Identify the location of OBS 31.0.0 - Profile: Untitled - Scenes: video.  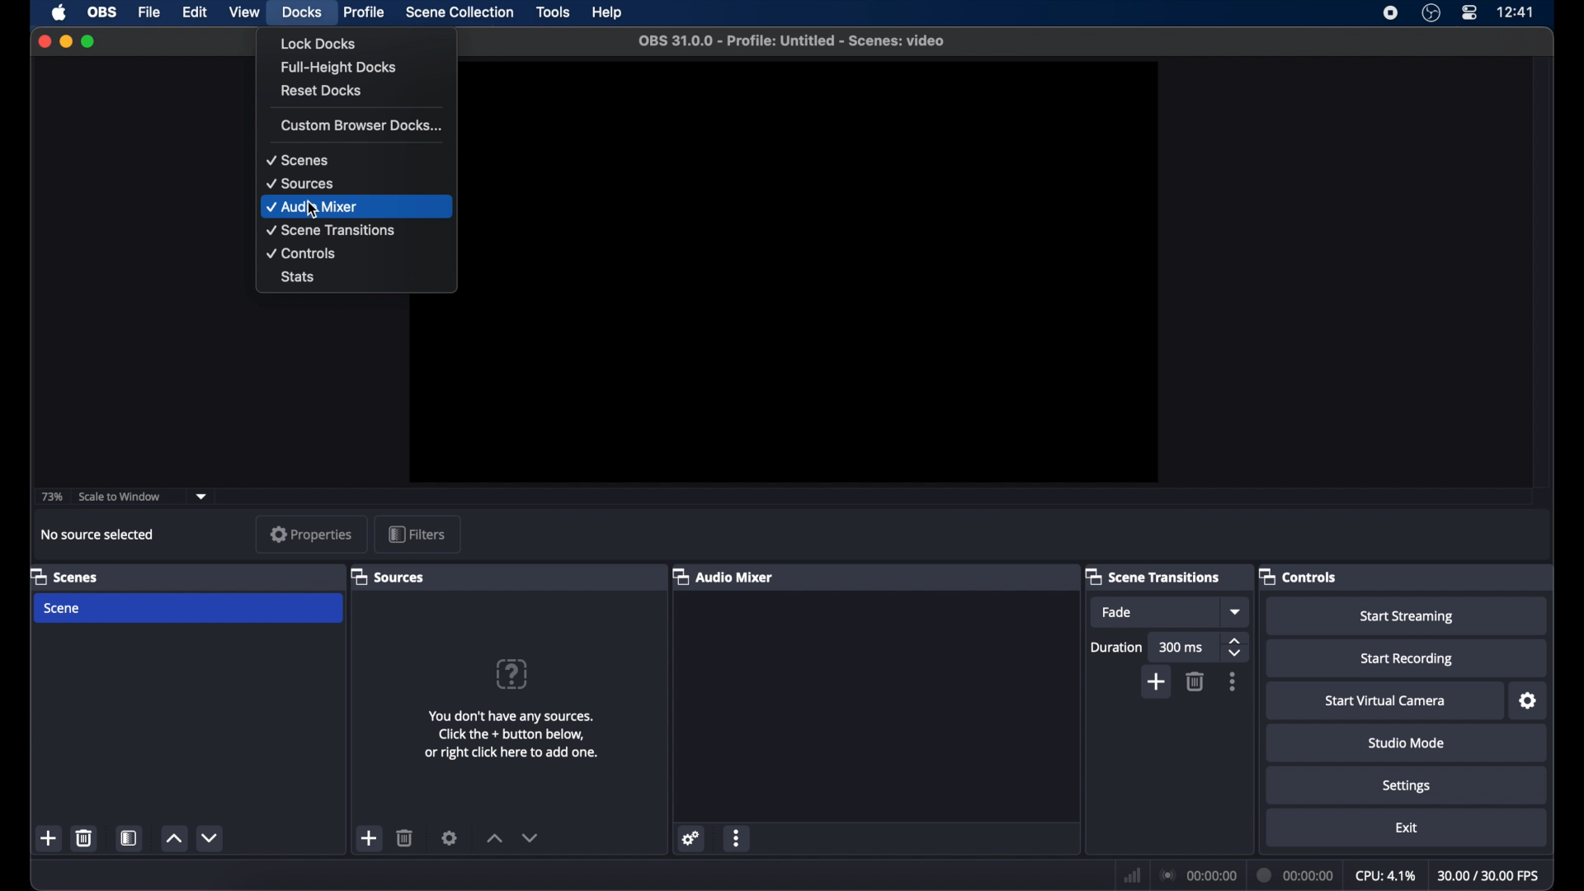
(791, 40).